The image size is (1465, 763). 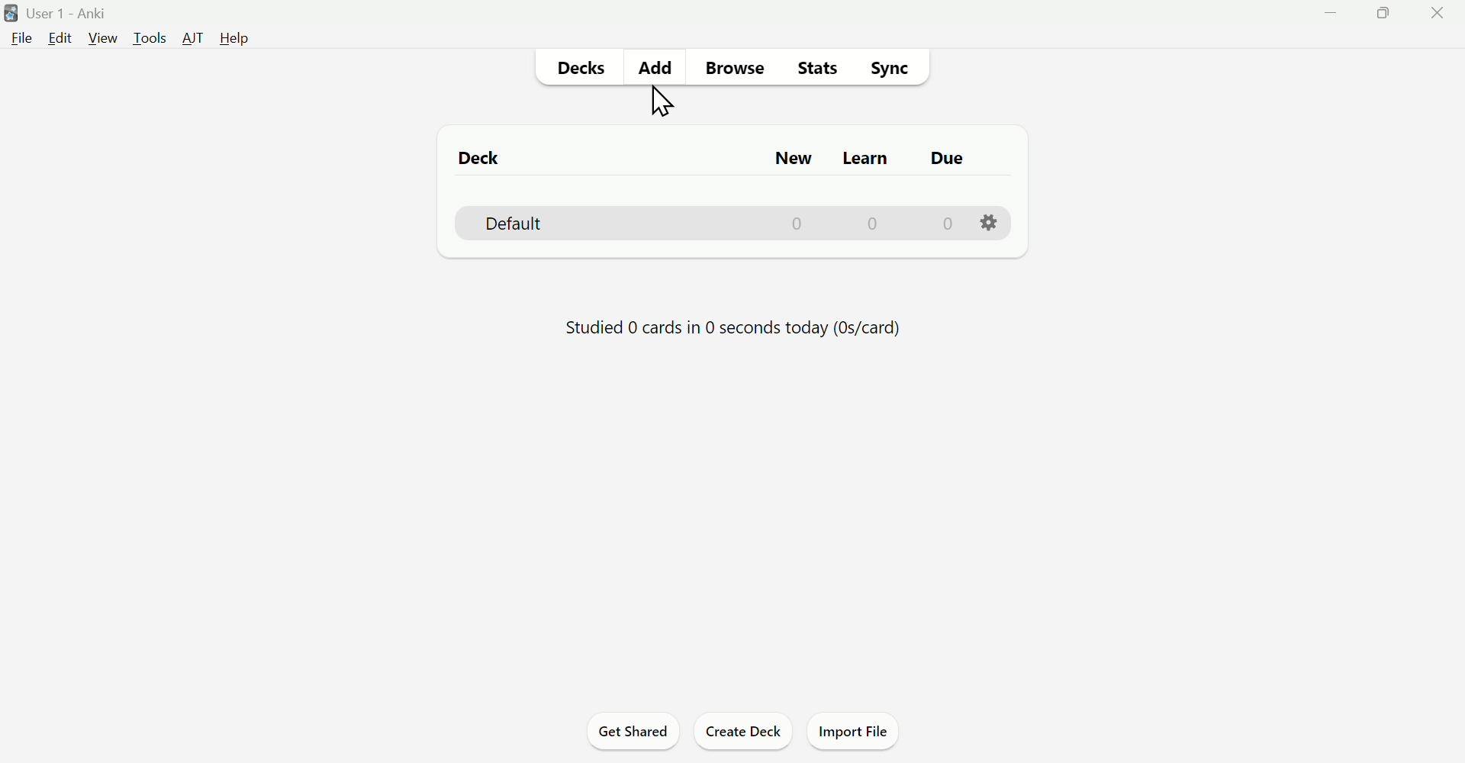 I want to click on 0, so click(x=946, y=224).